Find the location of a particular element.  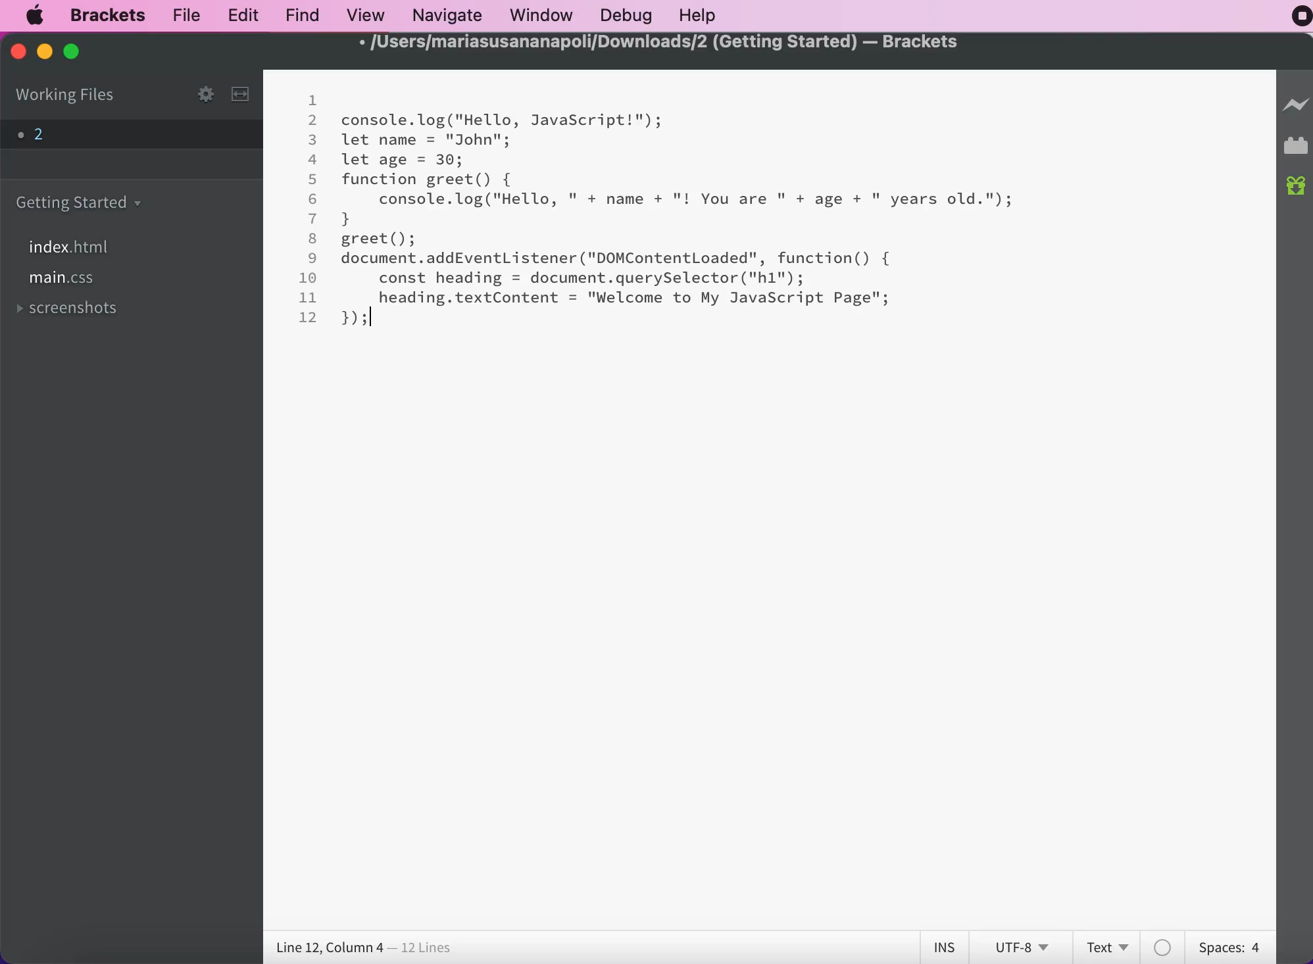

12 is located at coordinates (308, 317).